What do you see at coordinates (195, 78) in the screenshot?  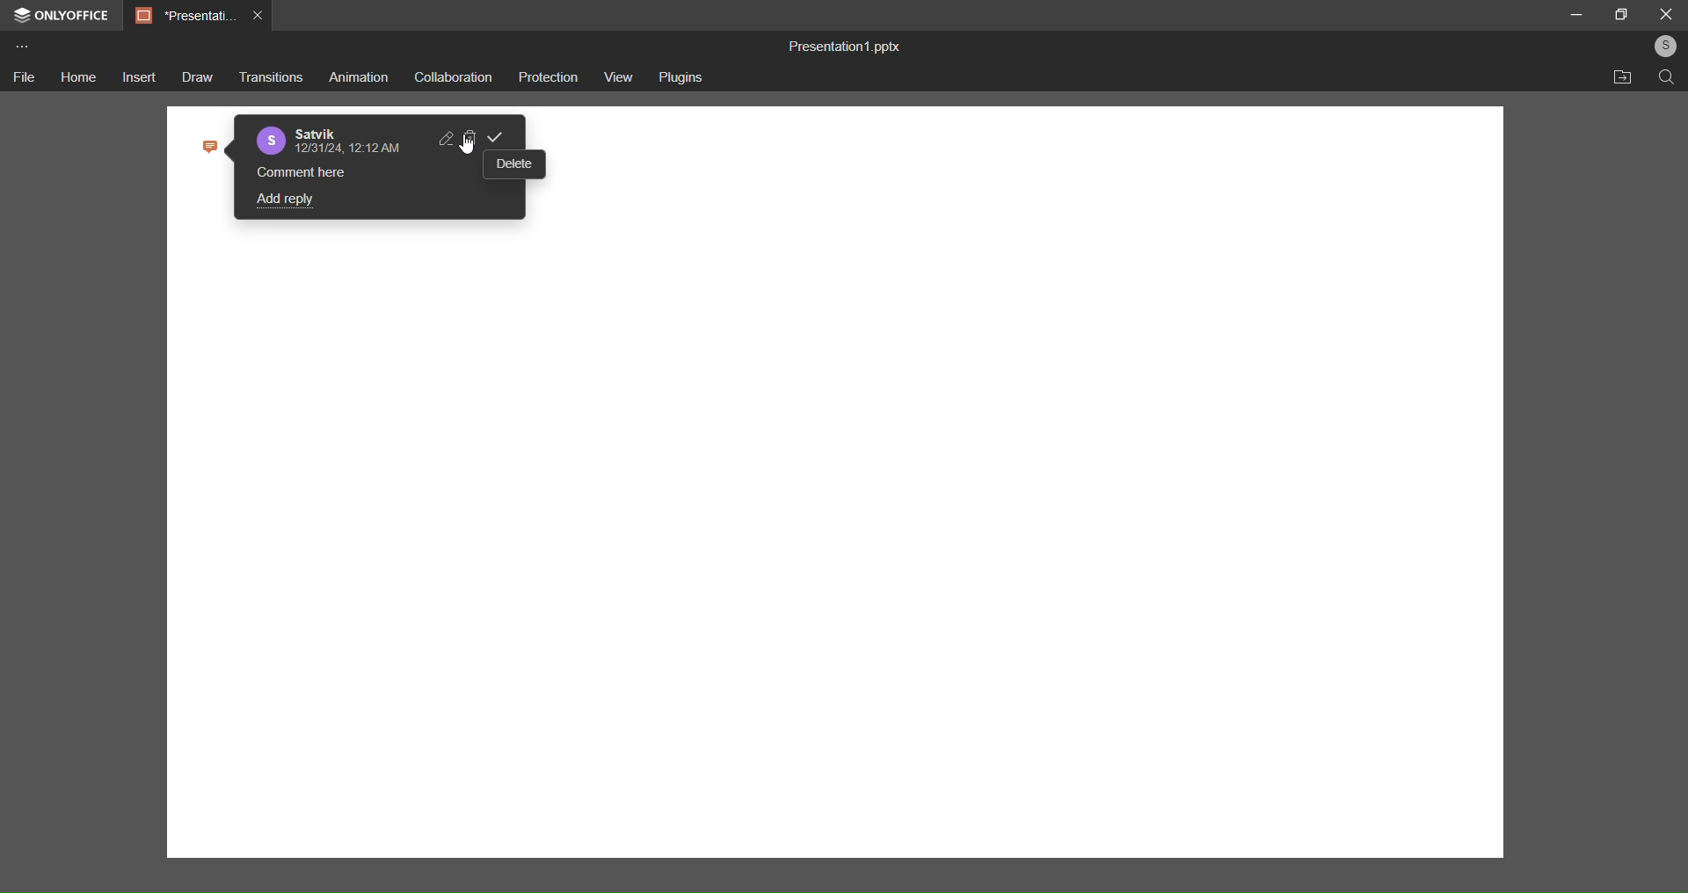 I see `draw` at bounding box center [195, 78].